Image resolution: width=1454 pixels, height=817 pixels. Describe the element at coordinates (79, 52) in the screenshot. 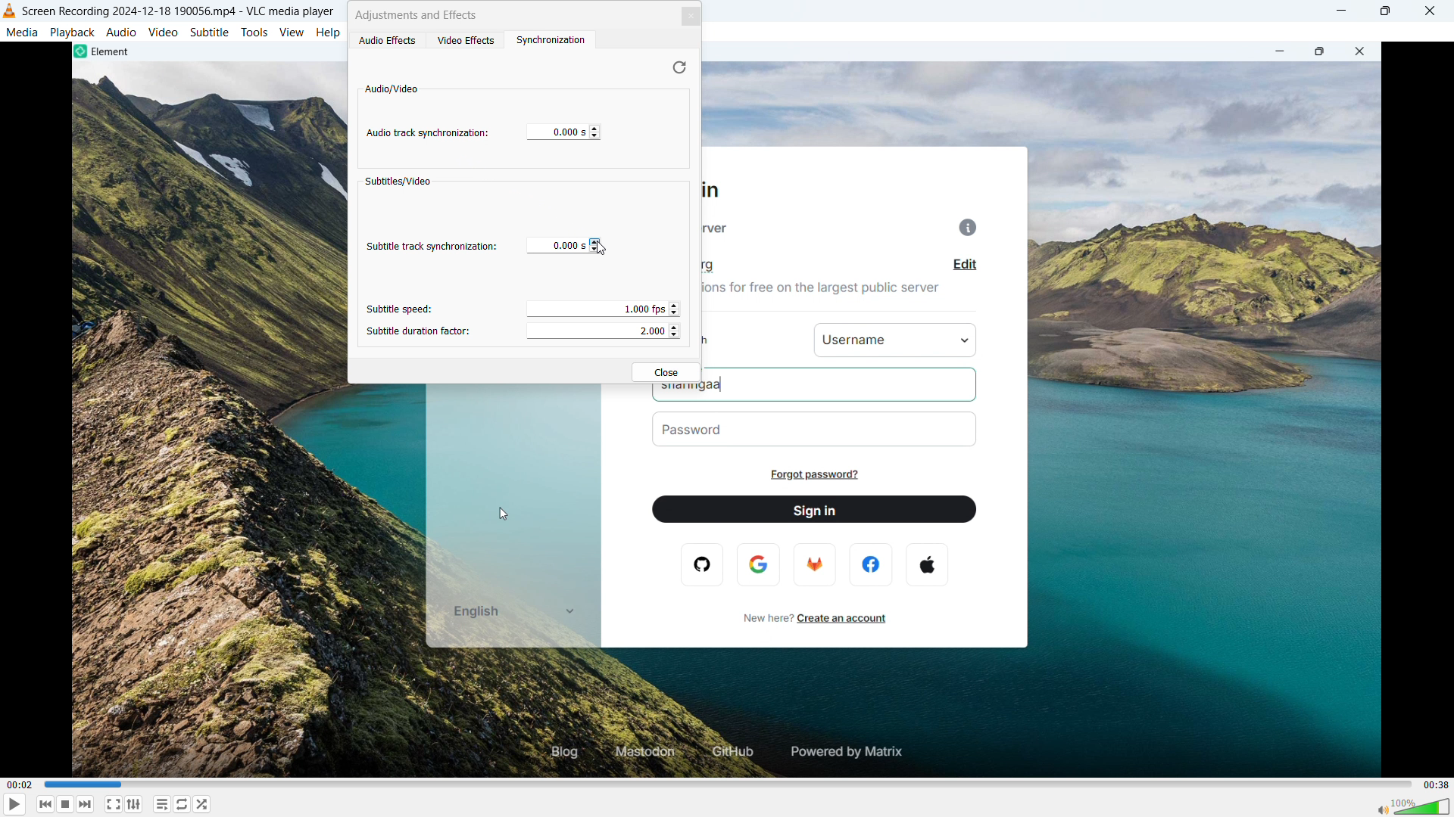

I see `element logo` at that location.